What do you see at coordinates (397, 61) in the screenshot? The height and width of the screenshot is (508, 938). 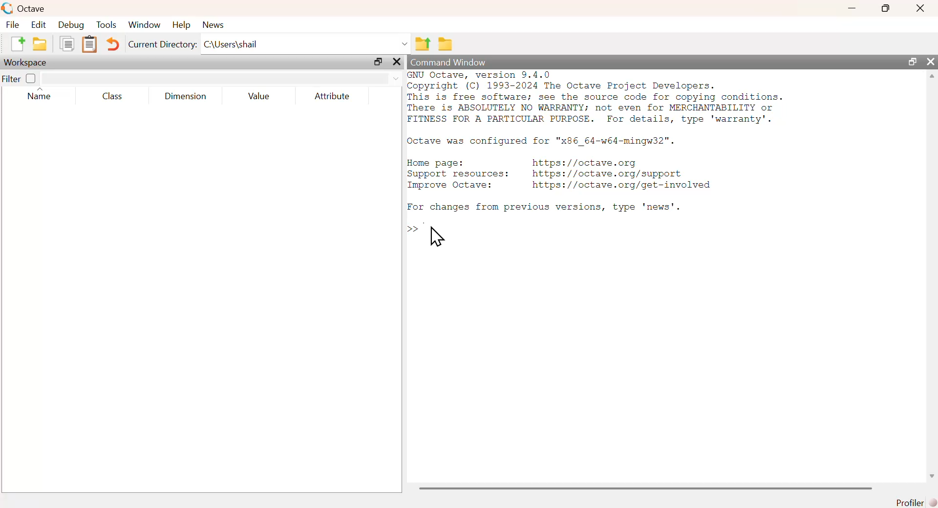 I see `close` at bounding box center [397, 61].